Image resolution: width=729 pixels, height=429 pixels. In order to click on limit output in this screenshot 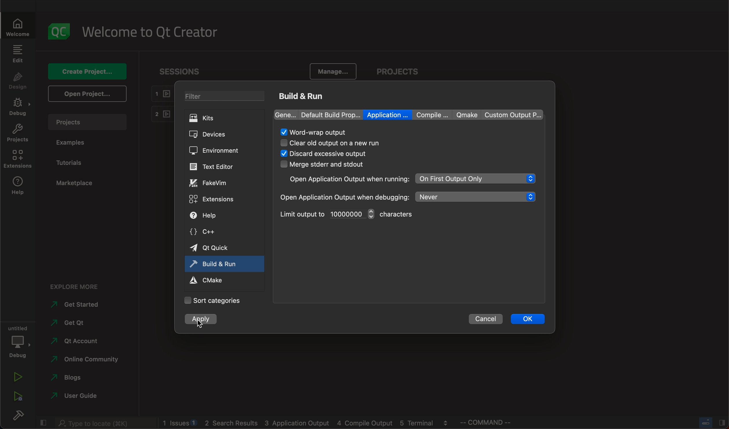, I will do `click(326, 214)`.